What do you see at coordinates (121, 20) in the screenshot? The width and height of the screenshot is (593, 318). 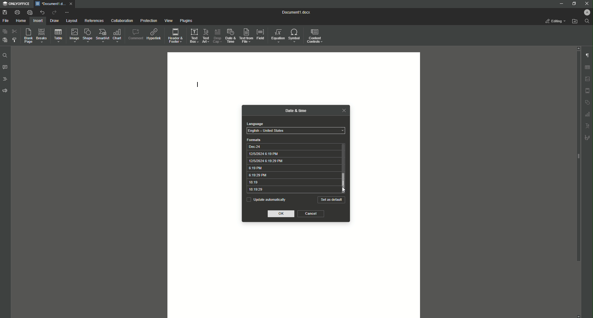 I see `Collaboration` at bounding box center [121, 20].